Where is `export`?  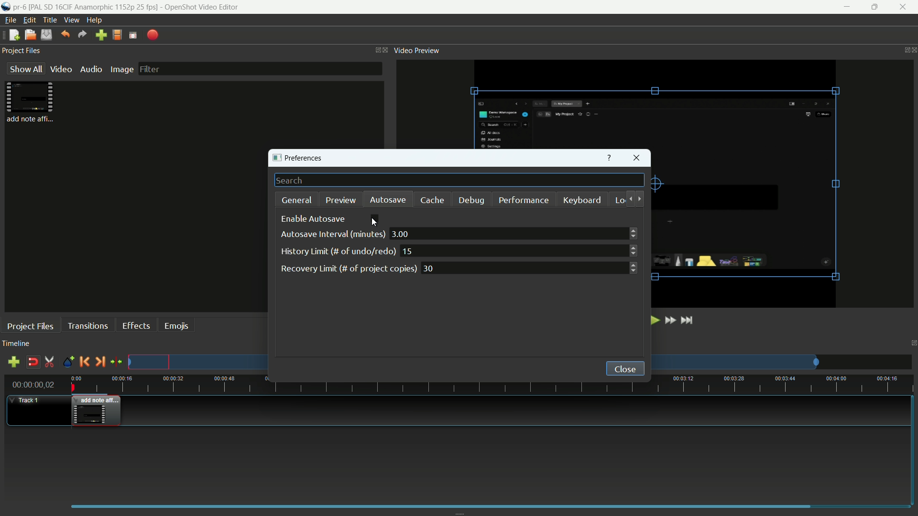 export is located at coordinates (153, 36).